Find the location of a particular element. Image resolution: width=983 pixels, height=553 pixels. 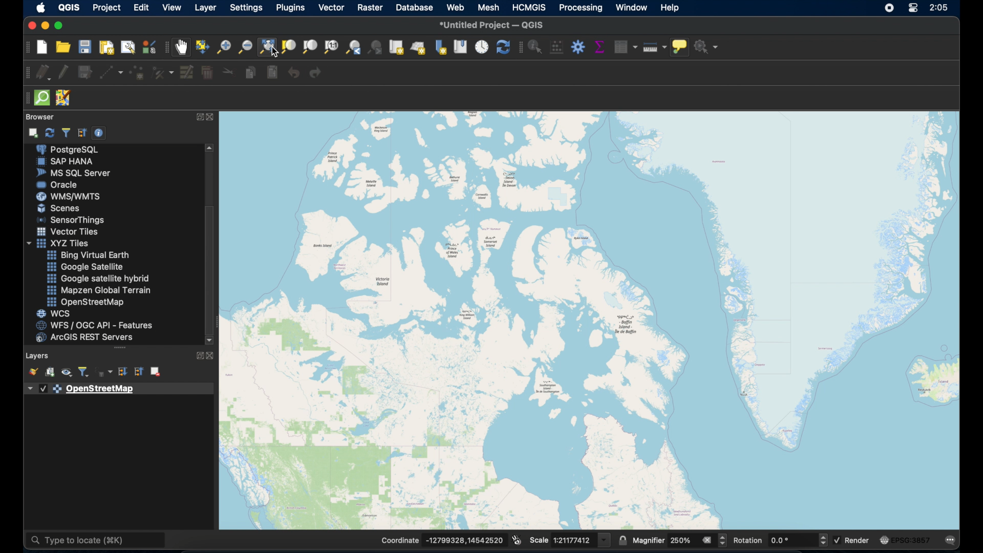

wfs/ogc api - features is located at coordinates (93, 325).